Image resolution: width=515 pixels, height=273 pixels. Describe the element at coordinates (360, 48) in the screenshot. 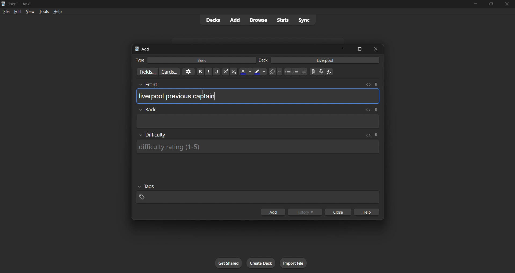

I see `maximize` at that location.